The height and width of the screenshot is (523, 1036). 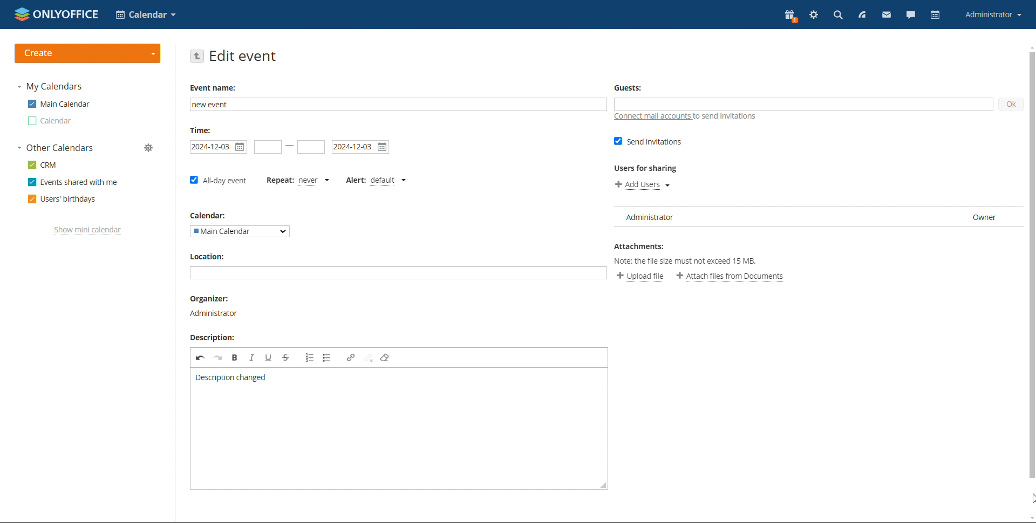 I want to click on crm, so click(x=42, y=166).